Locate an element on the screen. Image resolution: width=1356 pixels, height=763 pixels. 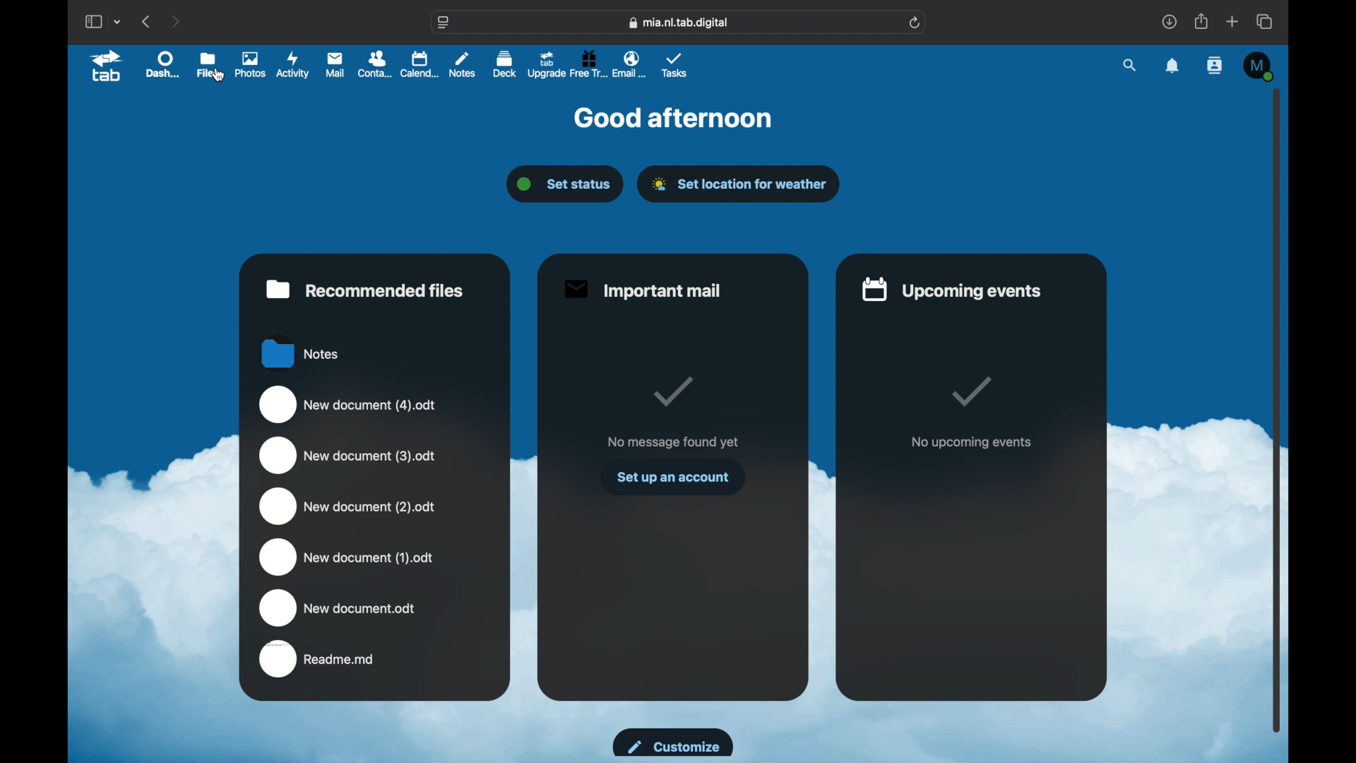
notifications is located at coordinates (1173, 66).